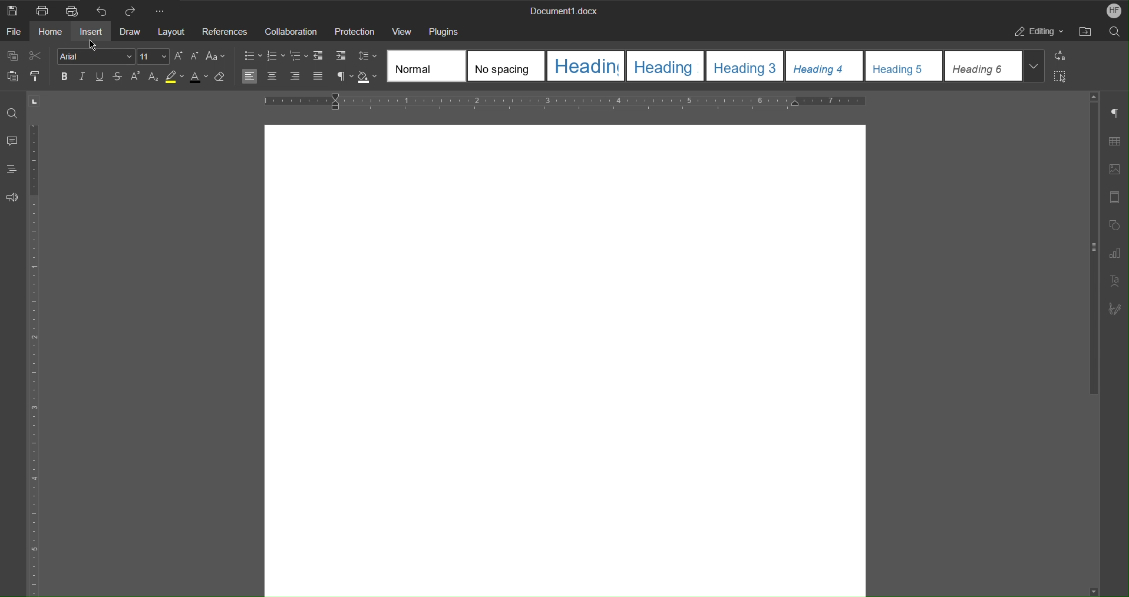  What do you see at coordinates (571, 100) in the screenshot?
I see `Horizontal Ruler` at bounding box center [571, 100].